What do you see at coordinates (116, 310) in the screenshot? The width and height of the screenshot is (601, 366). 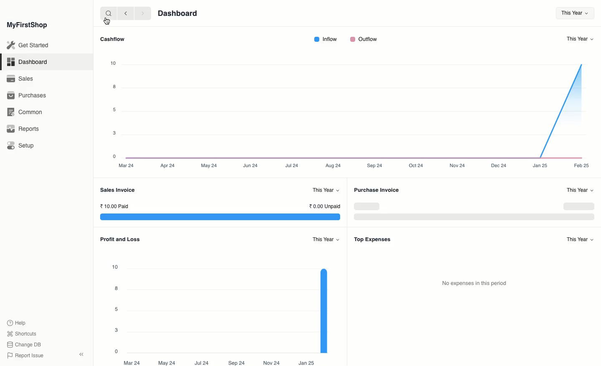 I see `5` at bounding box center [116, 310].